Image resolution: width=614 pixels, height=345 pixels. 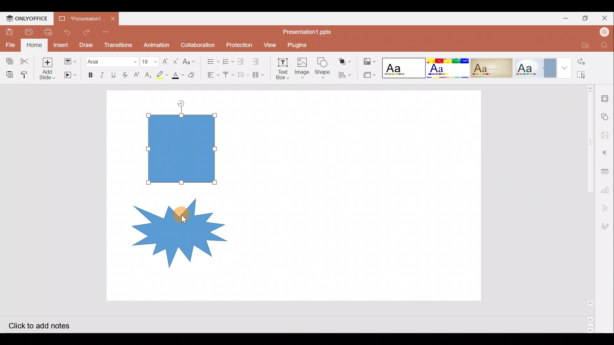 I want to click on Highlight colour, so click(x=163, y=74).